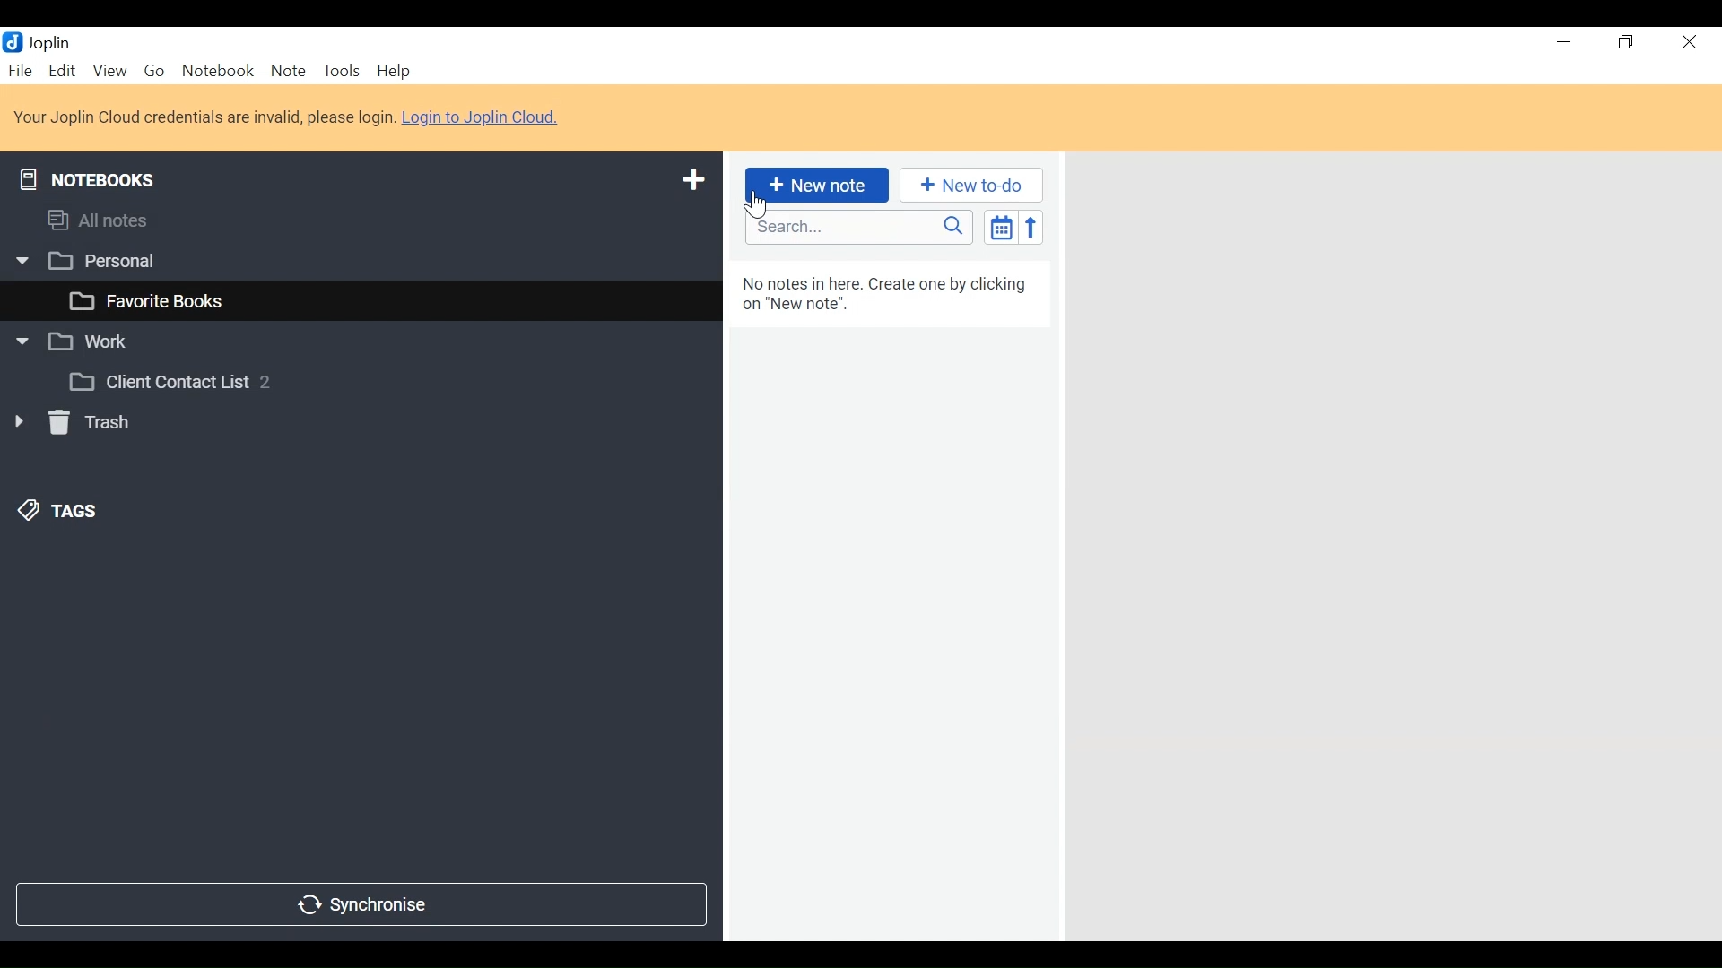 The width and height of the screenshot is (1722, 968). What do you see at coordinates (968, 186) in the screenshot?
I see `New to do` at bounding box center [968, 186].